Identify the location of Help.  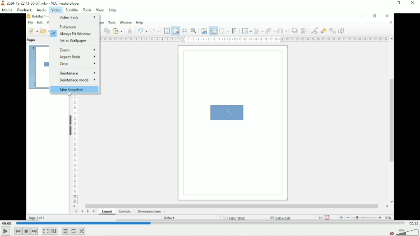
(113, 10).